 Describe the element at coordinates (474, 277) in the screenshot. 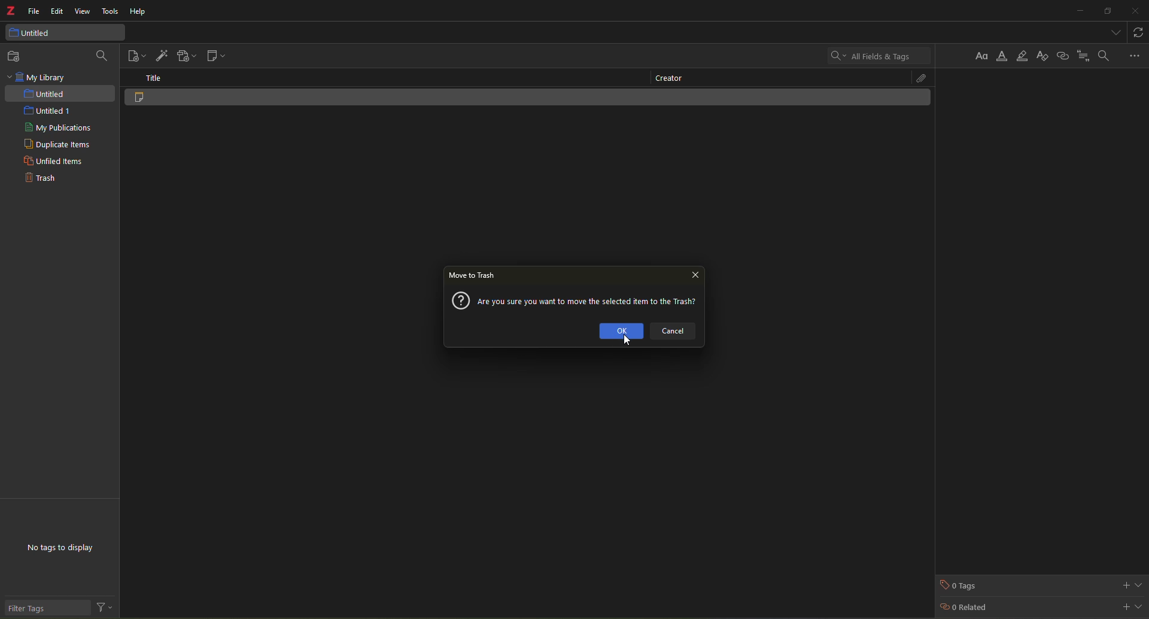

I see `move to trash` at that location.